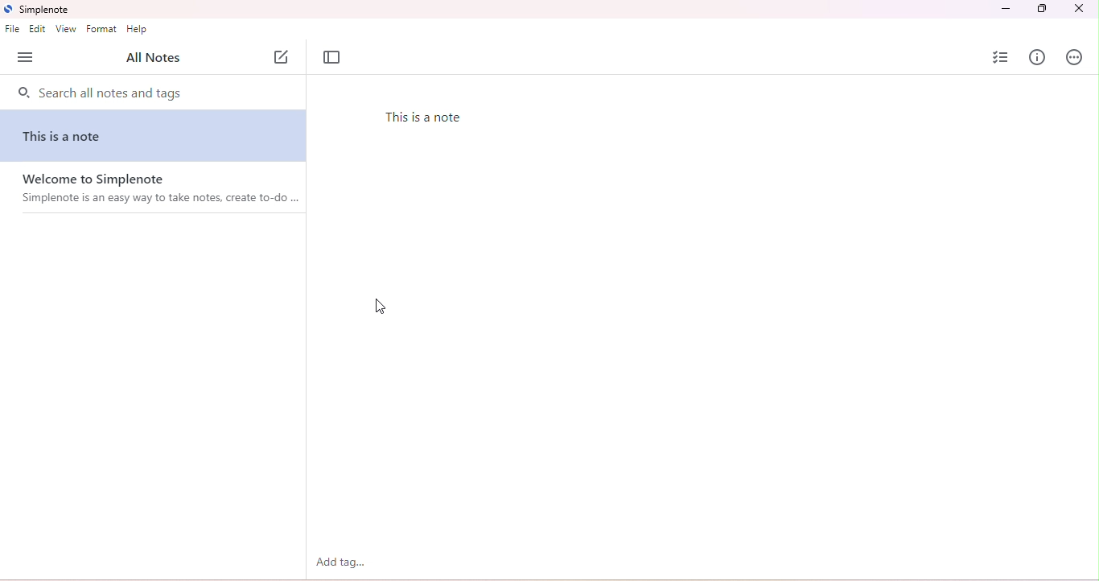 Image resolution: width=1099 pixels, height=581 pixels. What do you see at coordinates (158, 193) in the screenshot?
I see `welcome to simple note` at bounding box center [158, 193].